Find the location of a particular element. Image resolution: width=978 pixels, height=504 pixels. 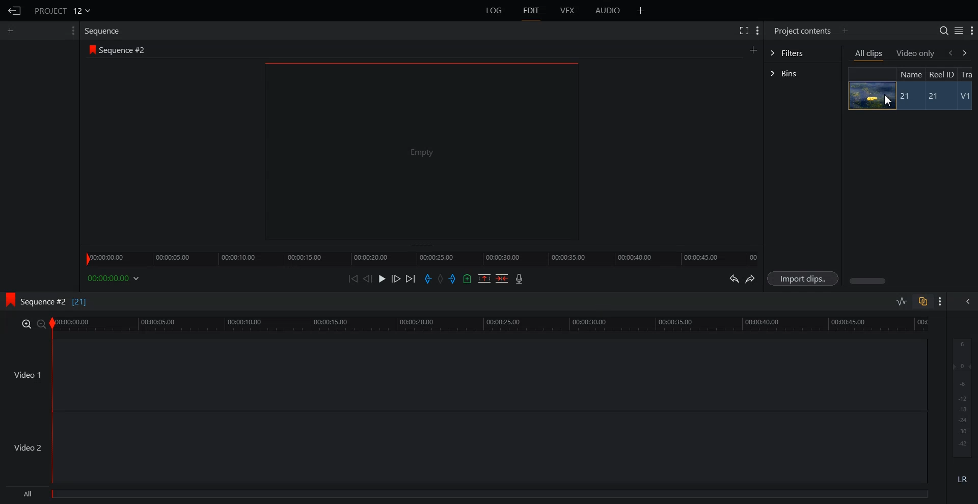

Clear all marks is located at coordinates (441, 279).